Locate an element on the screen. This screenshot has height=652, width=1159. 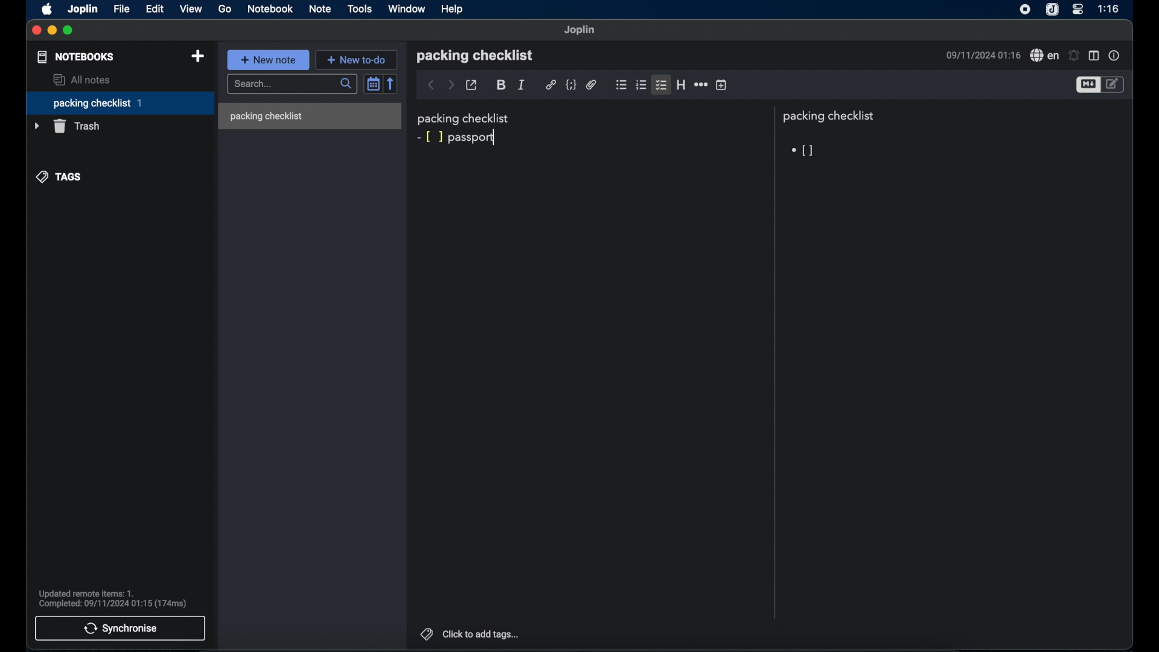
markdown syntax is located at coordinates (429, 136).